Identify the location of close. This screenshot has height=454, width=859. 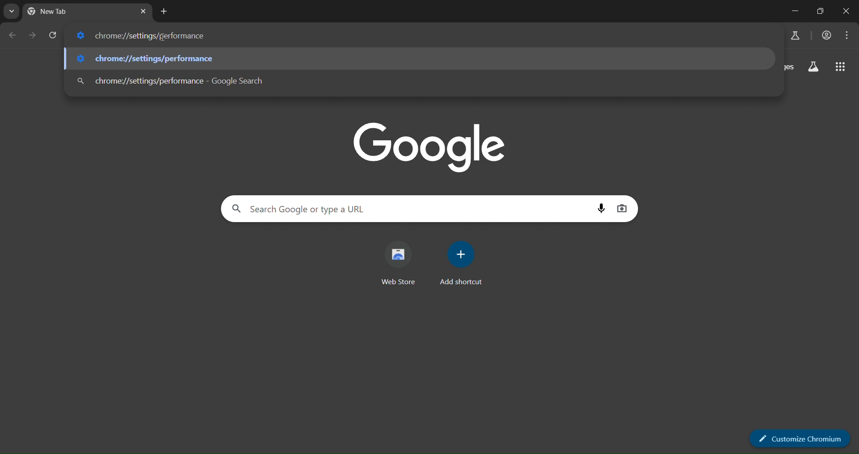
(849, 13).